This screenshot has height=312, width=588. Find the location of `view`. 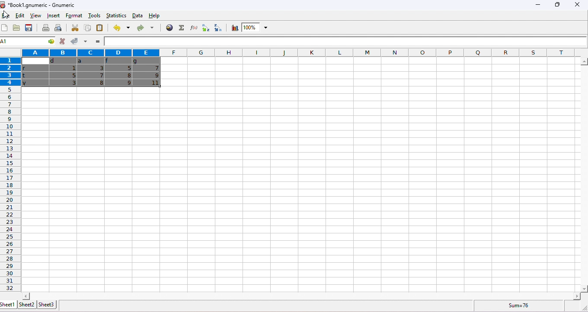

view is located at coordinates (35, 16).